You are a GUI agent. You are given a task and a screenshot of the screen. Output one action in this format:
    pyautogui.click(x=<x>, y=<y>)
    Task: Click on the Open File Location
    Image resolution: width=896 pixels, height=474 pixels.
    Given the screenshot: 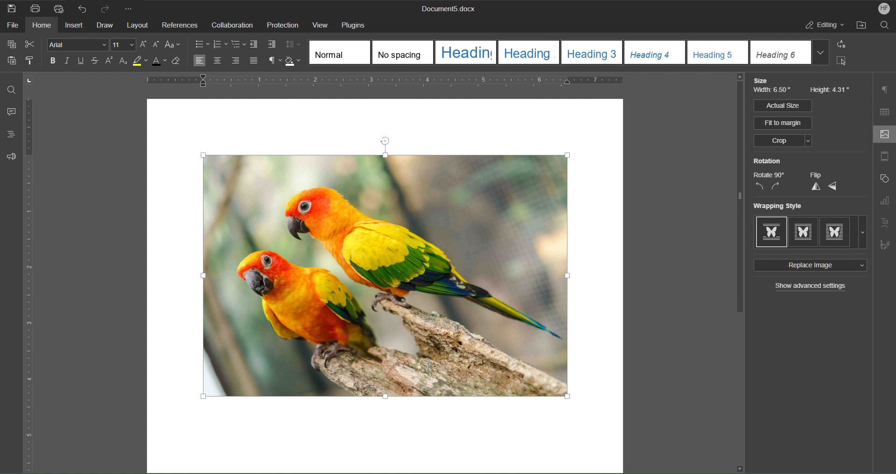 What is the action you would take?
    pyautogui.click(x=863, y=27)
    